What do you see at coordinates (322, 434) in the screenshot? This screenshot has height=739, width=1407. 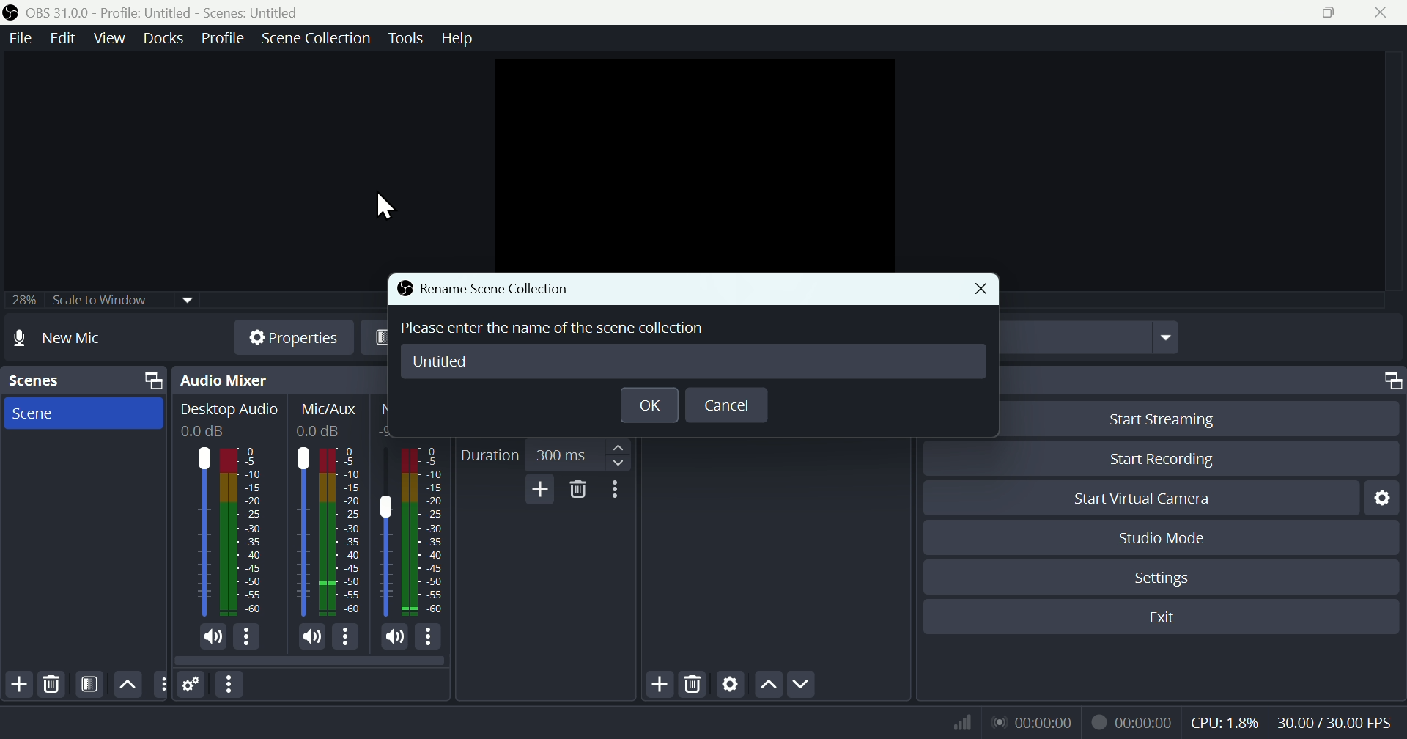 I see `0.0dB` at bounding box center [322, 434].